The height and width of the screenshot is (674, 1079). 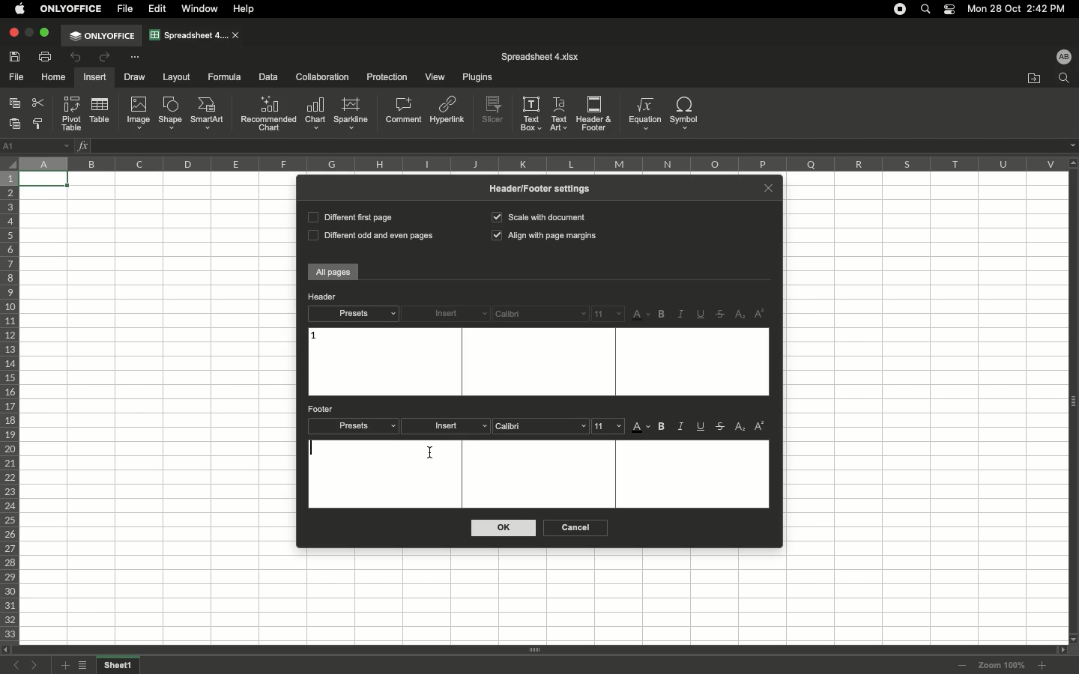 I want to click on Bold, so click(x=663, y=315).